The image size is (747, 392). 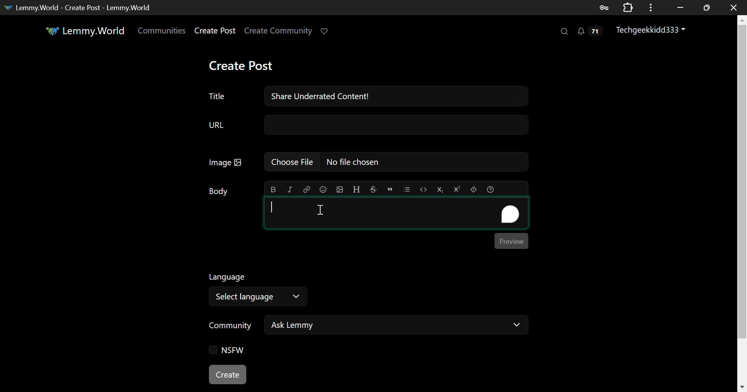 I want to click on List, so click(x=407, y=189).